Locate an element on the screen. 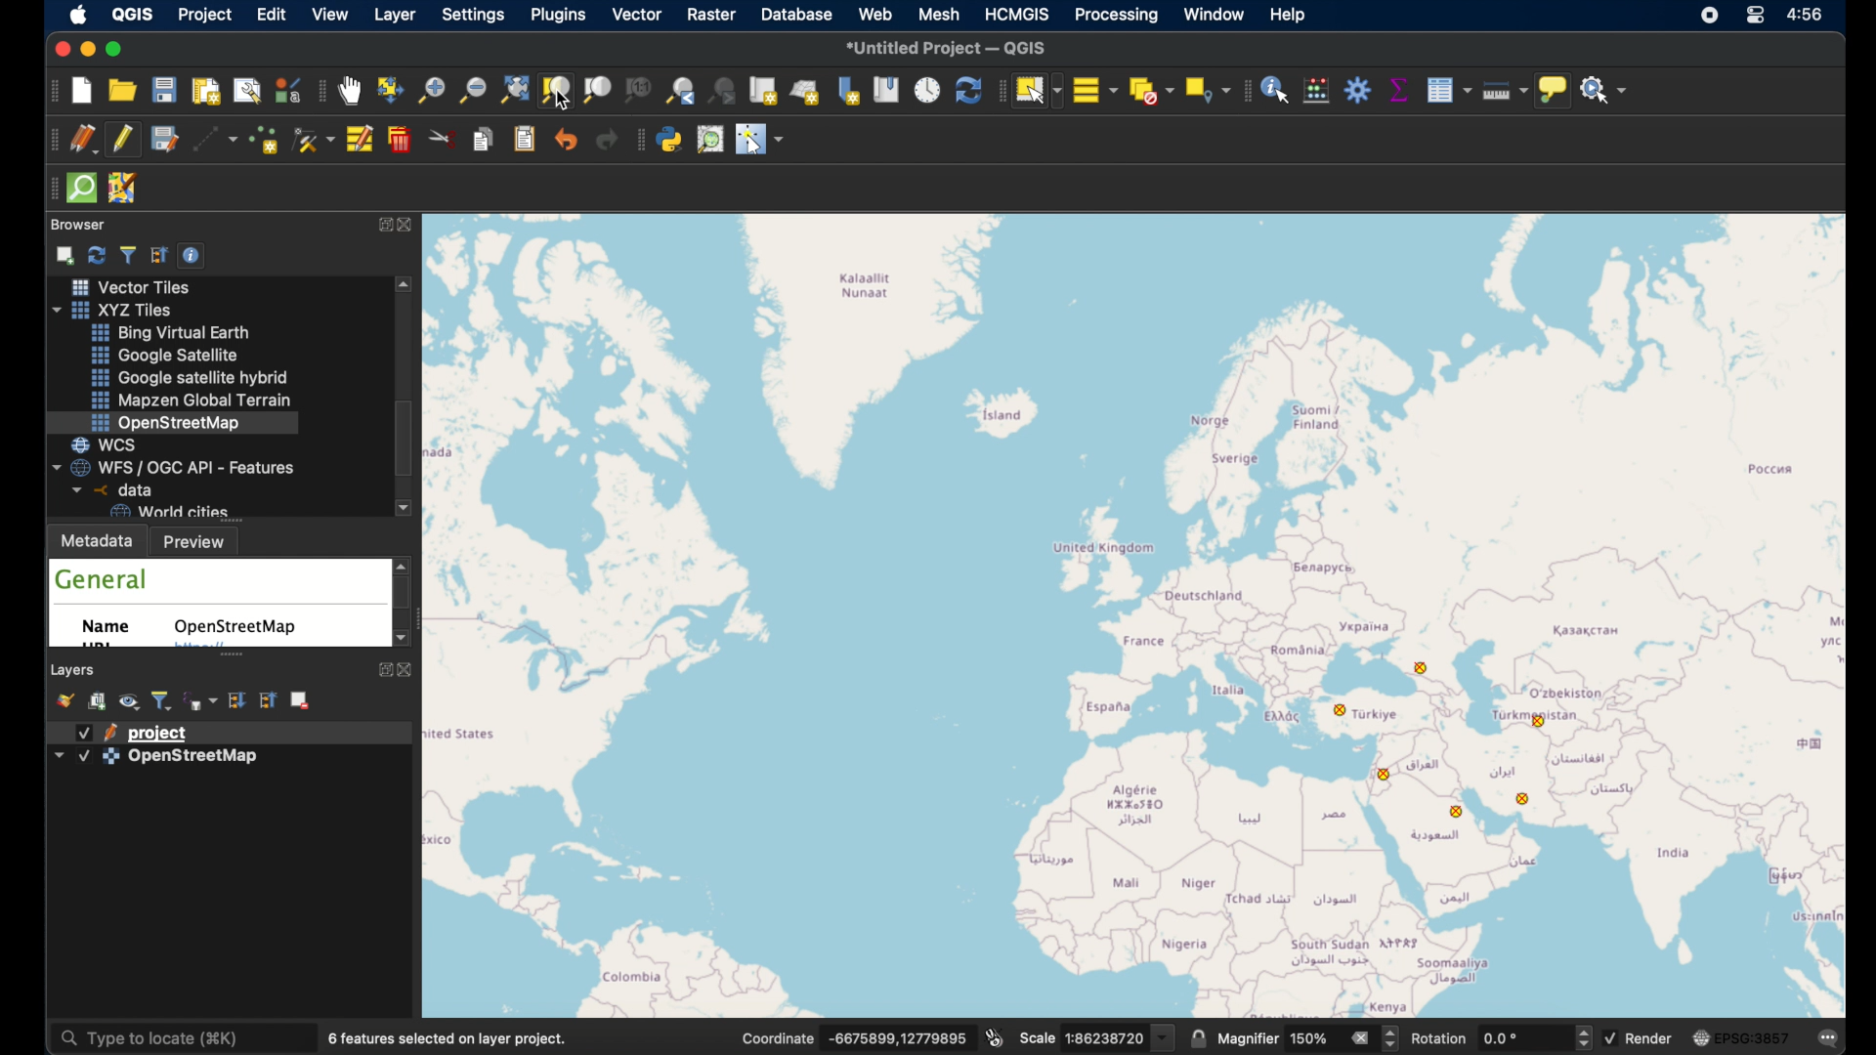 This screenshot has width=1876, height=1055. metadata is located at coordinates (98, 539).